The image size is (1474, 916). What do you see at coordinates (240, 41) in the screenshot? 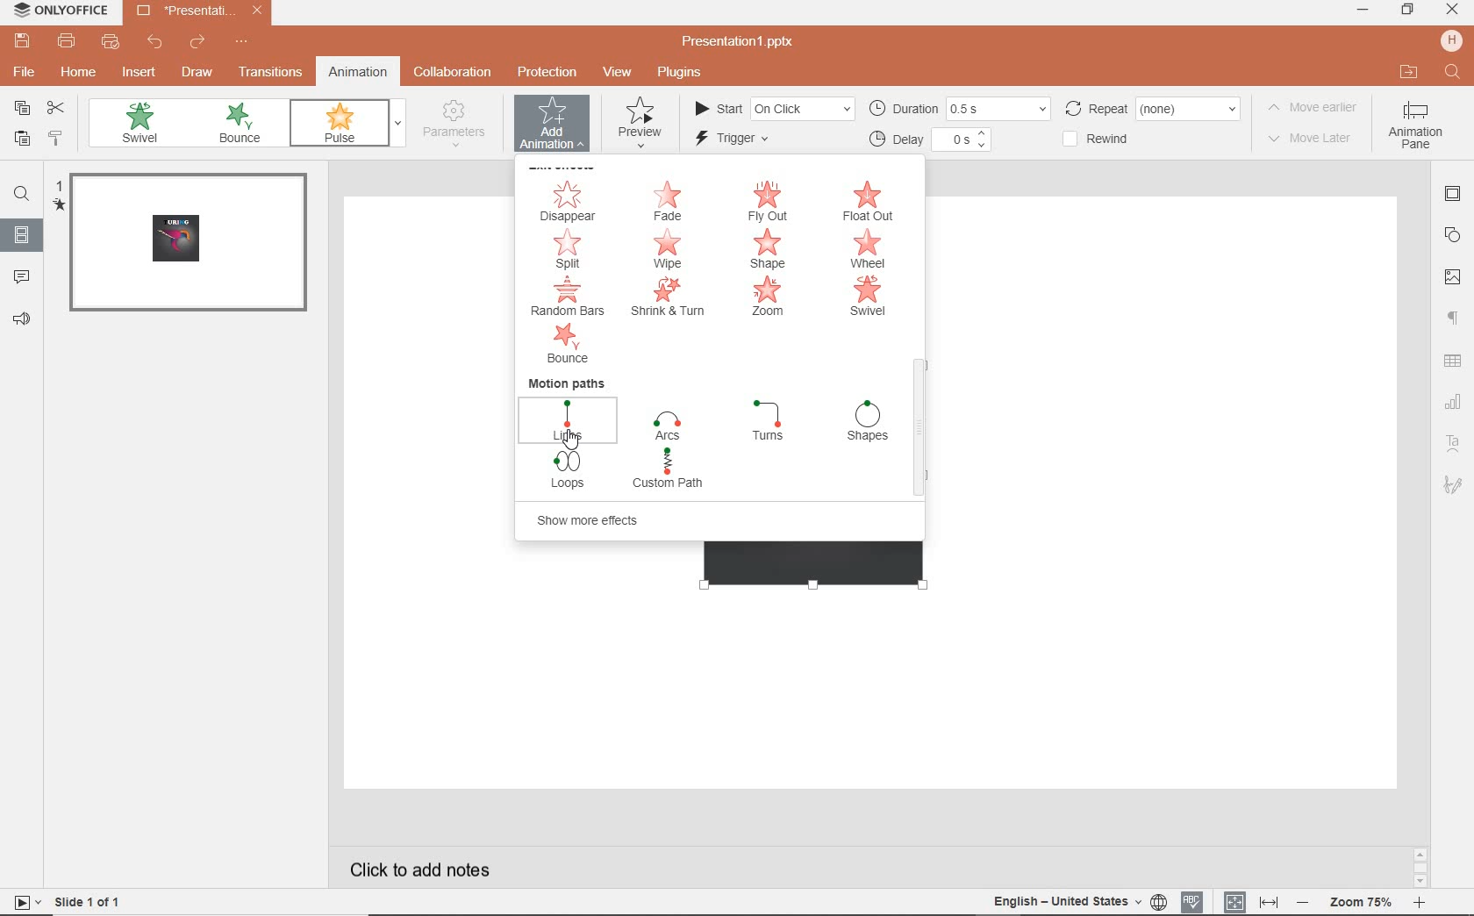
I see `customize quick access toolbar` at bounding box center [240, 41].